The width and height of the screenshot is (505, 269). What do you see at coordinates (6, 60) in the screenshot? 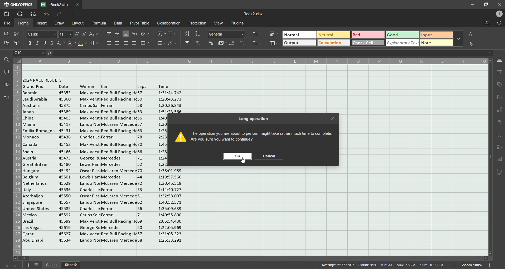
I see `find` at bounding box center [6, 60].